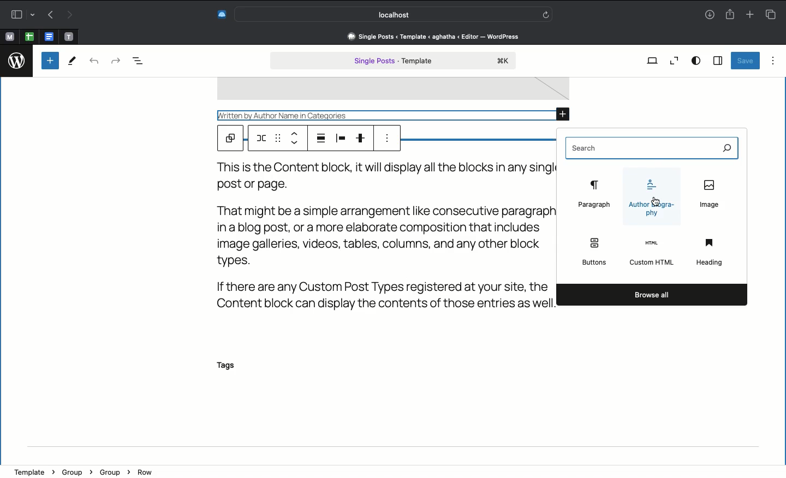 Image resolution: width=786 pixels, height=478 pixels. I want to click on Paragraph, so click(596, 193).